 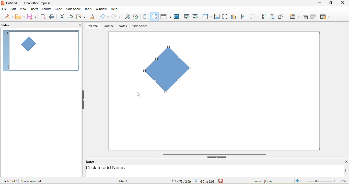 What do you see at coordinates (298, 181) in the screenshot?
I see `fit slide to current window` at bounding box center [298, 181].